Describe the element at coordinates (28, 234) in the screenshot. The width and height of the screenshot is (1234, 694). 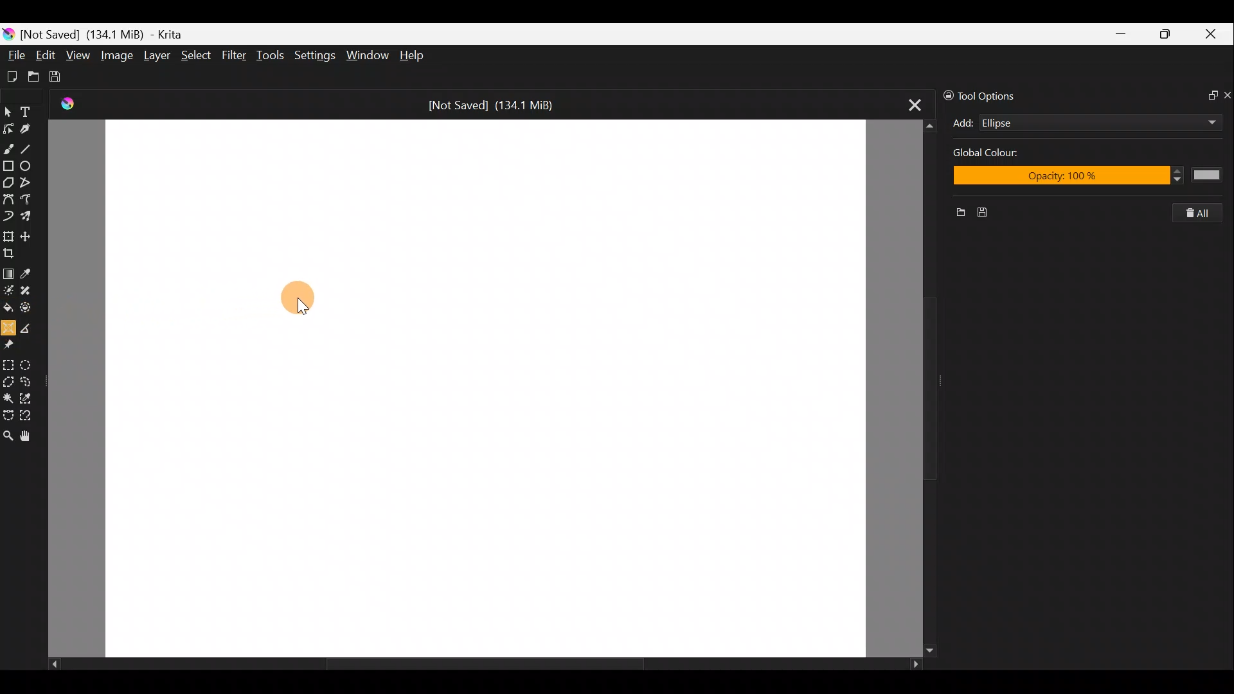
I see `Move a layer` at that location.